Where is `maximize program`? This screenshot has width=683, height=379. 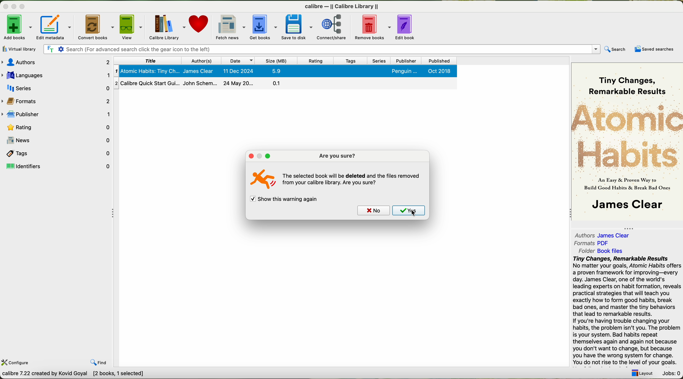 maximize program is located at coordinates (23, 5).